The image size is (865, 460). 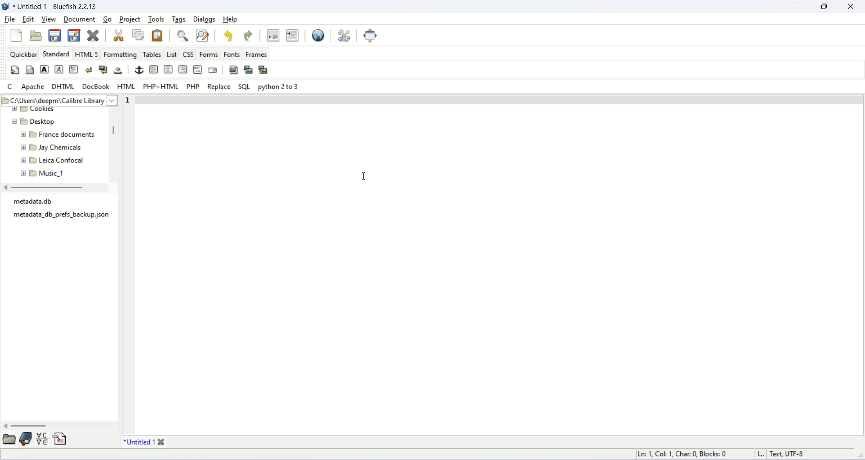 I want to click on break and clear, so click(x=103, y=69).